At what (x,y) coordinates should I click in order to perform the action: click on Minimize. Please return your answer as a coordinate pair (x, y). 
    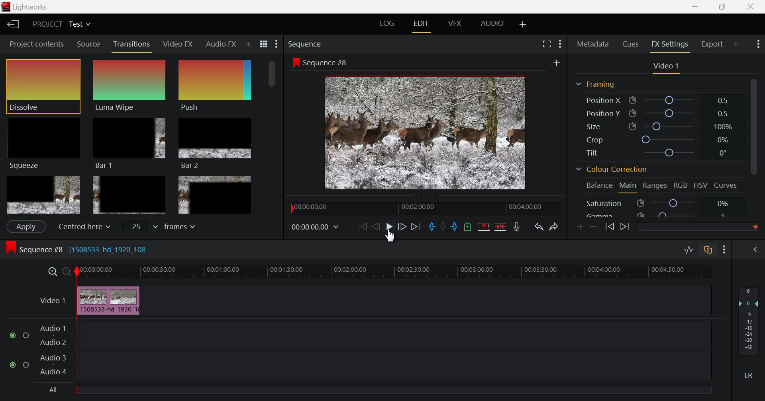
    Looking at the image, I should click on (726, 7).